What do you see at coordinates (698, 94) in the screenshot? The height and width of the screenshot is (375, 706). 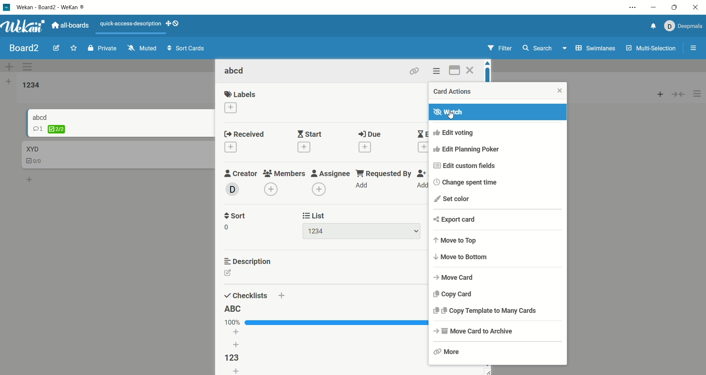 I see `options` at bounding box center [698, 94].